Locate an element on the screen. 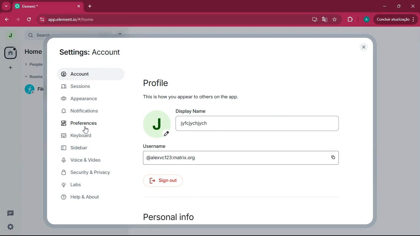 This screenshot has width=420, height=236. comments is located at coordinates (12, 213).